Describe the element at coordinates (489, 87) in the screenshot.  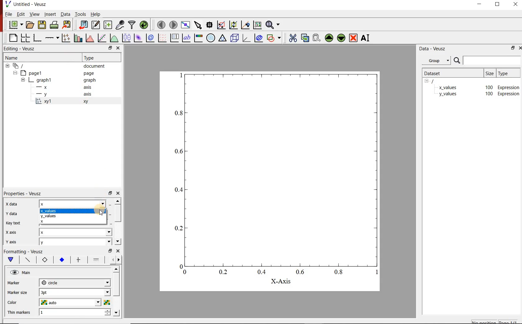
I see `100` at that location.